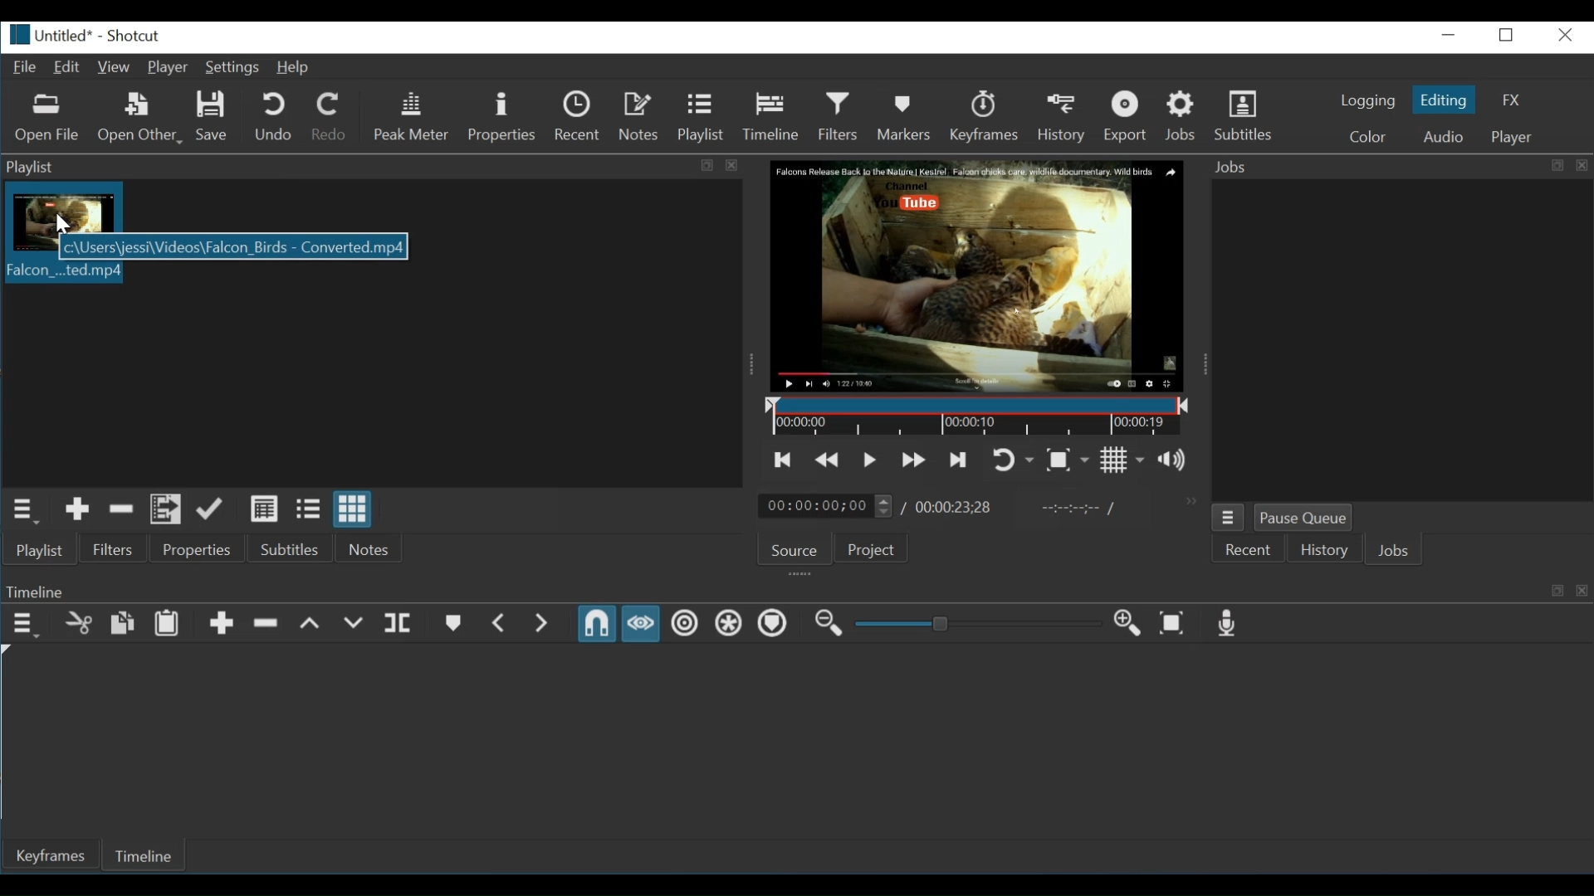 This screenshot has height=896, width=1594. What do you see at coordinates (1368, 136) in the screenshot?
I see `Color` at bounding box center [1368, 136].